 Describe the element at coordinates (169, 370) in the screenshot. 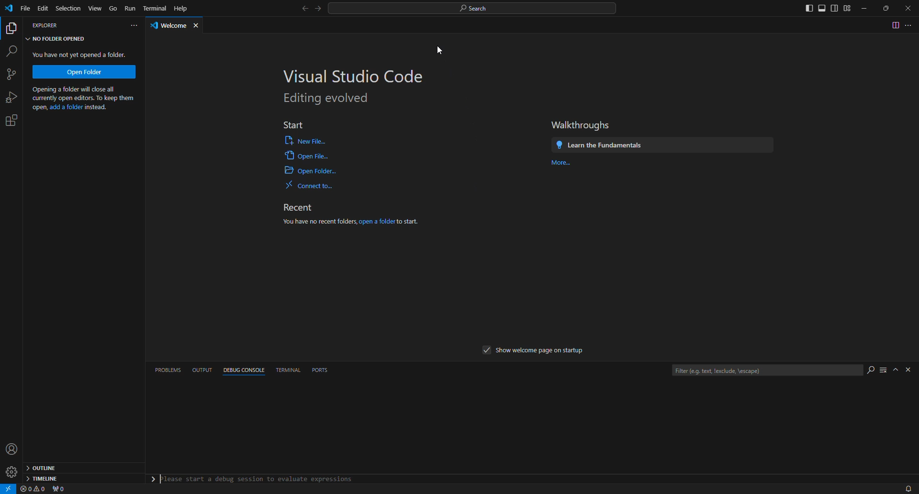

I see `problems` at that location.